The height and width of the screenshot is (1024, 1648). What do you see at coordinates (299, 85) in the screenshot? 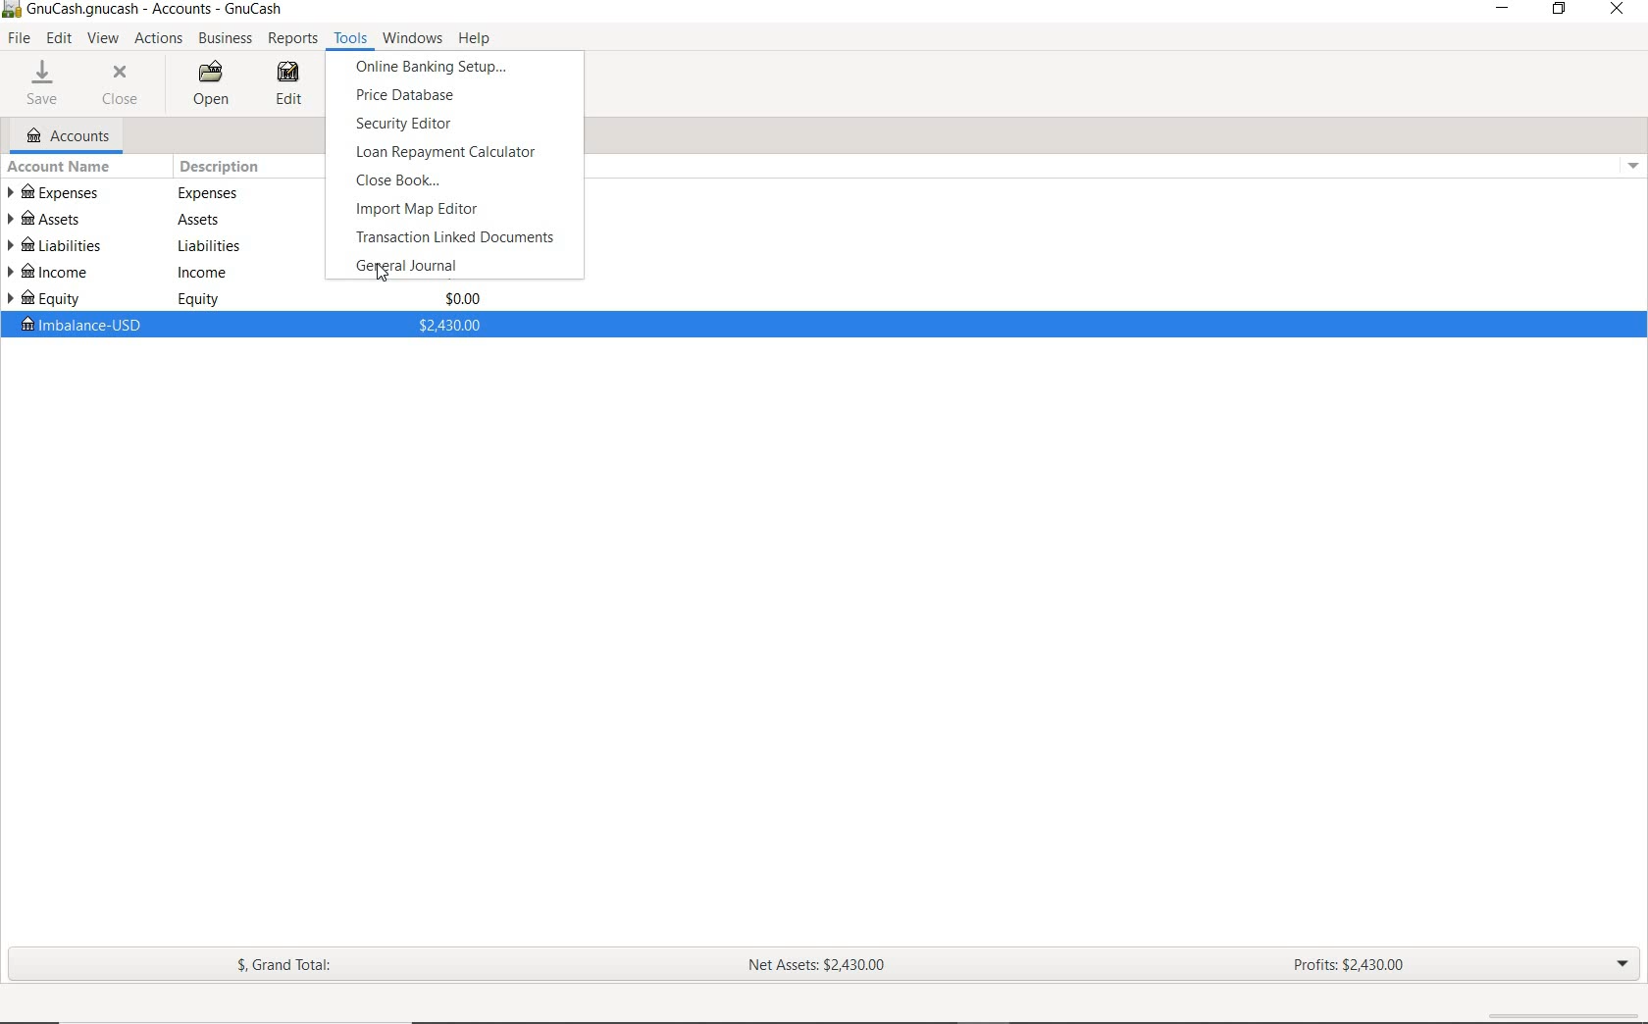
I see `EDIT` at bounding box center [299, 85].